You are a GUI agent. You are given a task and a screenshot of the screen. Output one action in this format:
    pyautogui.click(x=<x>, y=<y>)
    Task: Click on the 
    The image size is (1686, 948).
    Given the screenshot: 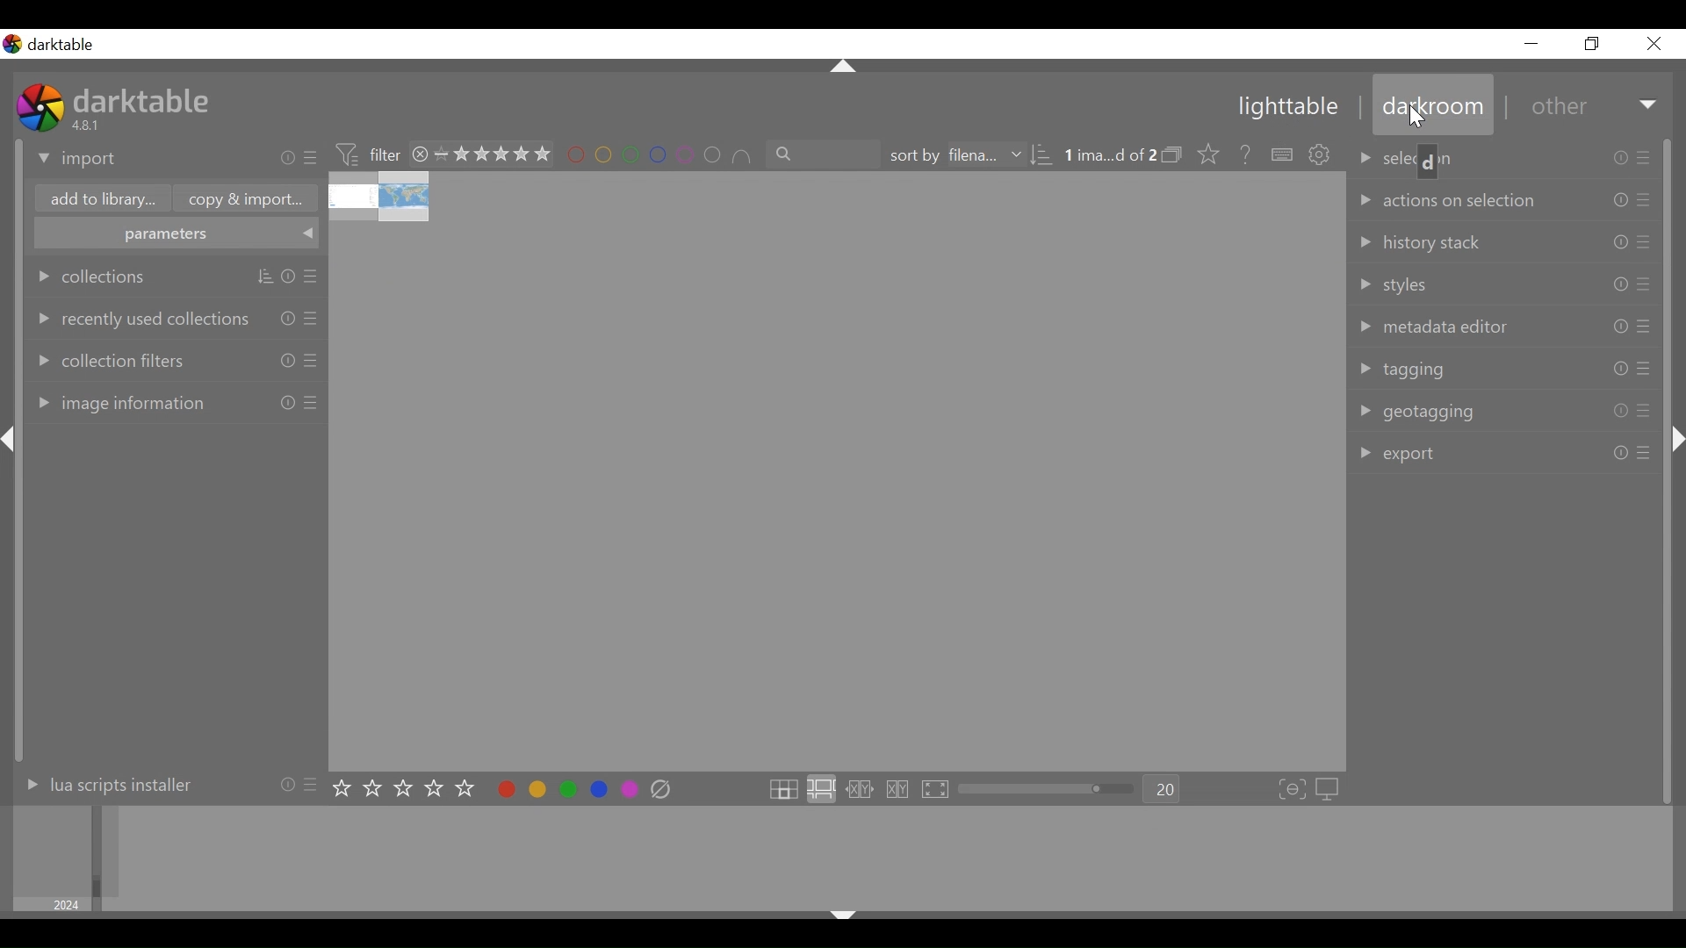 What is the action you would take?
    pyautogui.click(x=844, y=919)
    